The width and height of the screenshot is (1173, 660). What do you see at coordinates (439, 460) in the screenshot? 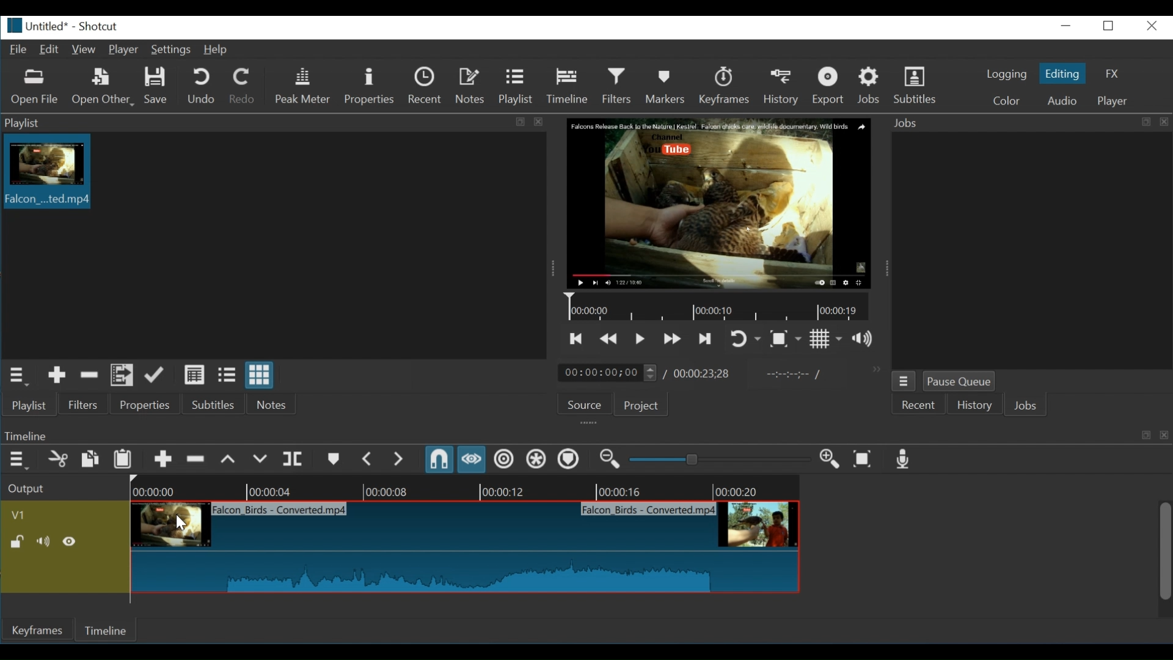
I see `Snap` at bounding box center [439, 460].